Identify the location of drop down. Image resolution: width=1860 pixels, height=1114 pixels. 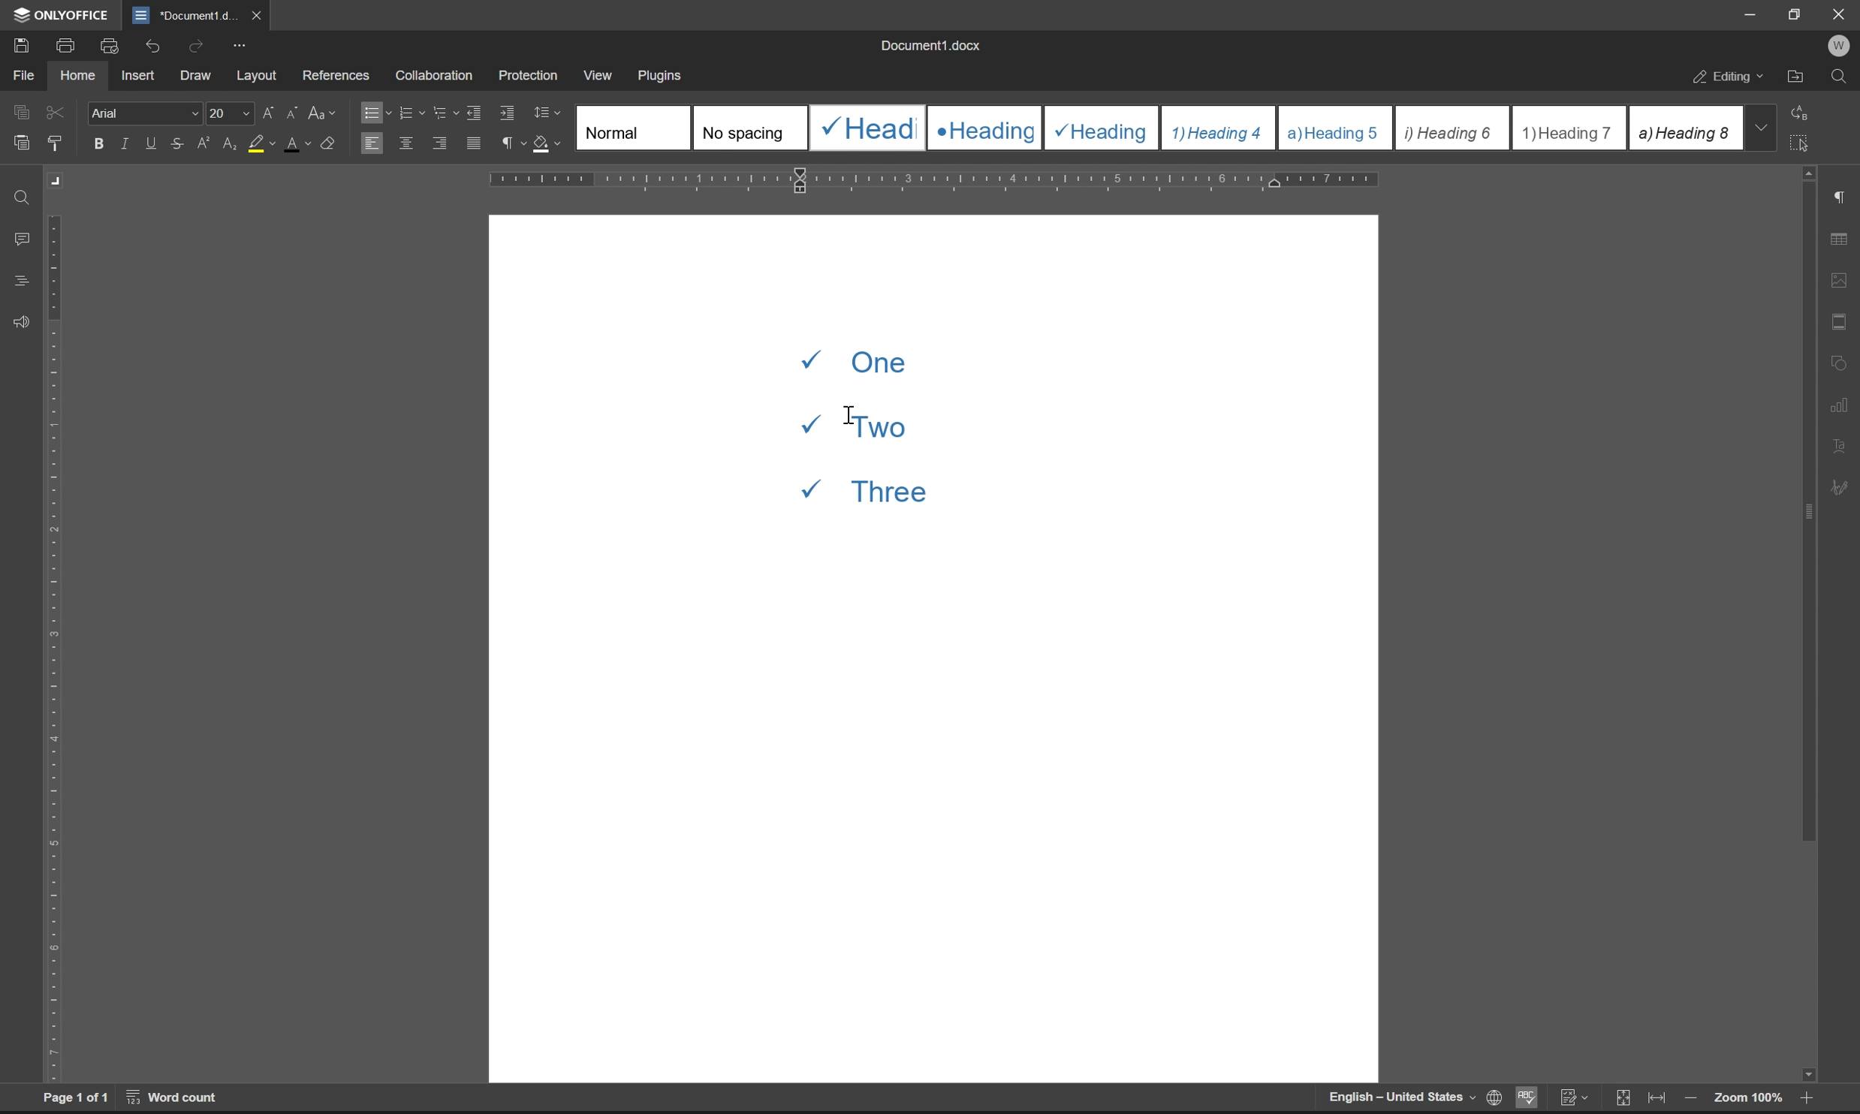
(1760, 127).